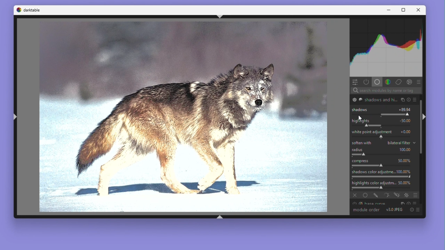 Image resolution: width=445 pixels, height=250 pixels. Describe the element at coordinates (359, 110) in the screenshot. I see `Shadows` at that location.